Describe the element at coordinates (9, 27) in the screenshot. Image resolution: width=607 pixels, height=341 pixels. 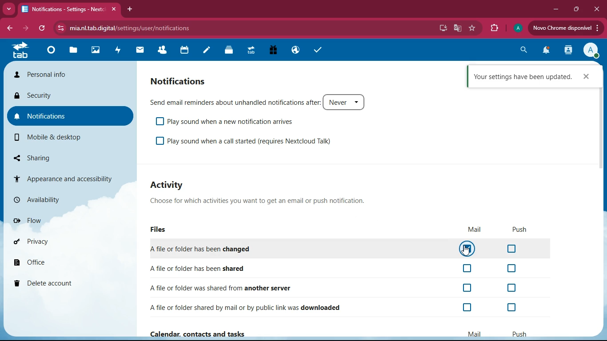
I see `back` at that location.